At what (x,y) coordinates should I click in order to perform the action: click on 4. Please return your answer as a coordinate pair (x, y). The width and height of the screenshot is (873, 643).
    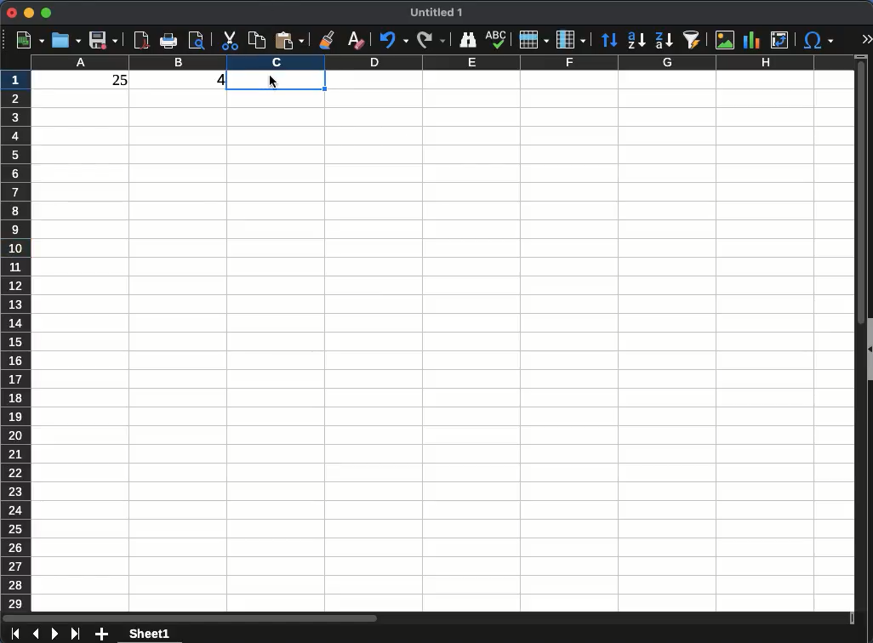
    Looking at the image, I should click on (210, 81).